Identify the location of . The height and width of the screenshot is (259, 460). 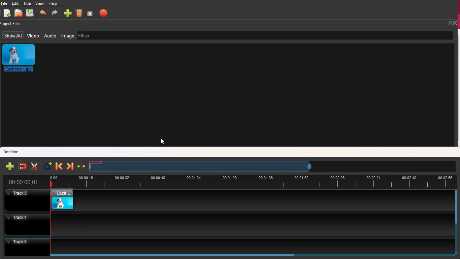
(163, 142).